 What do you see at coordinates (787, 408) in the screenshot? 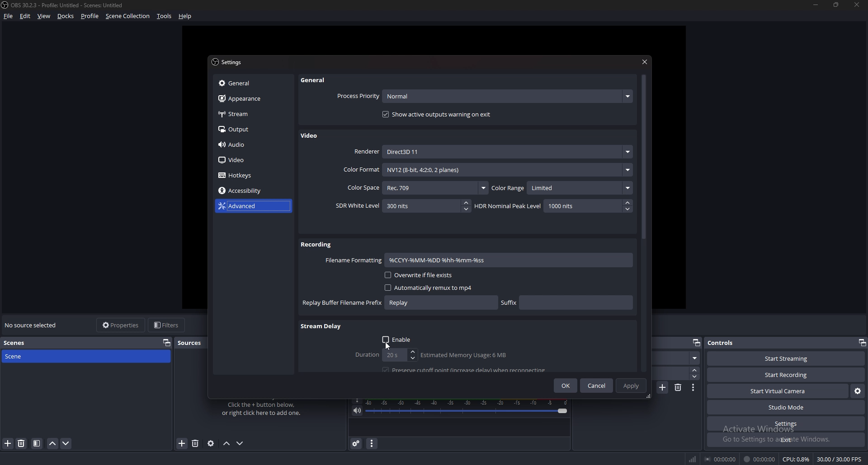
I see `studio mode` at bounding box center [787, 408].